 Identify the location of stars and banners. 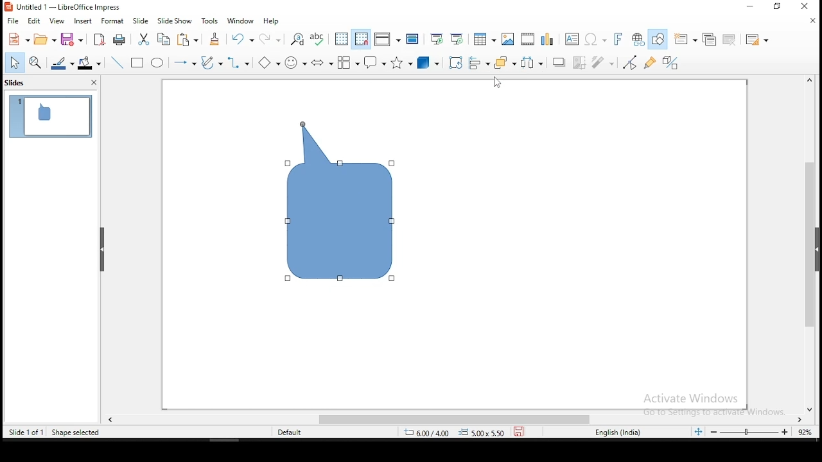
(399, 63).